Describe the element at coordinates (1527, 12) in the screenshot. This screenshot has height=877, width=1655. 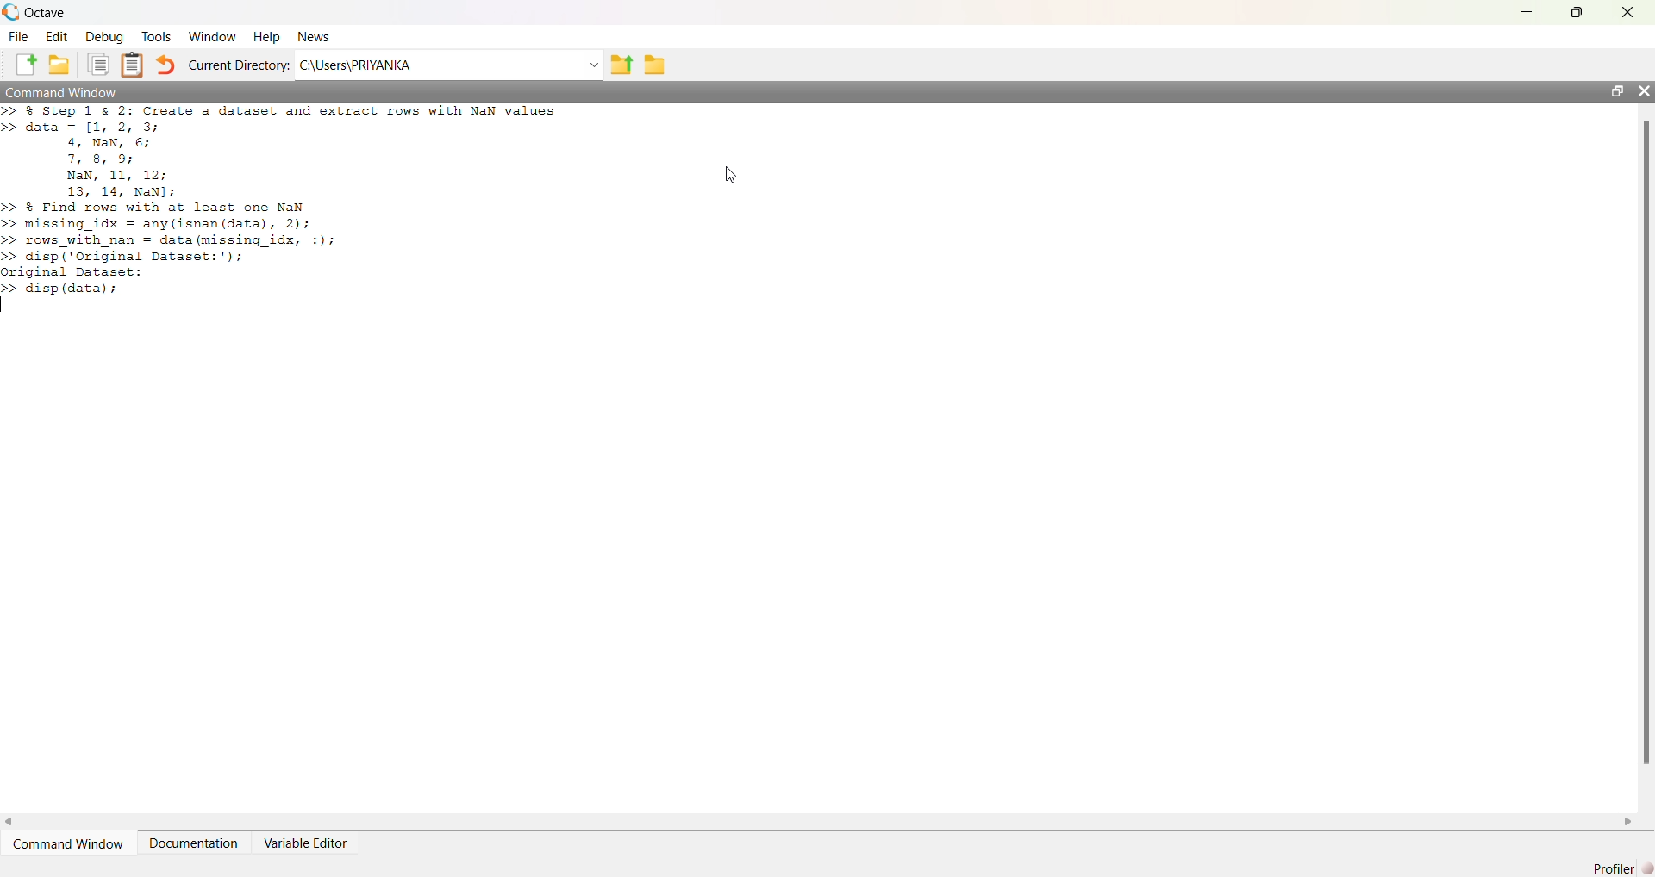
I see `minimize` at that location.